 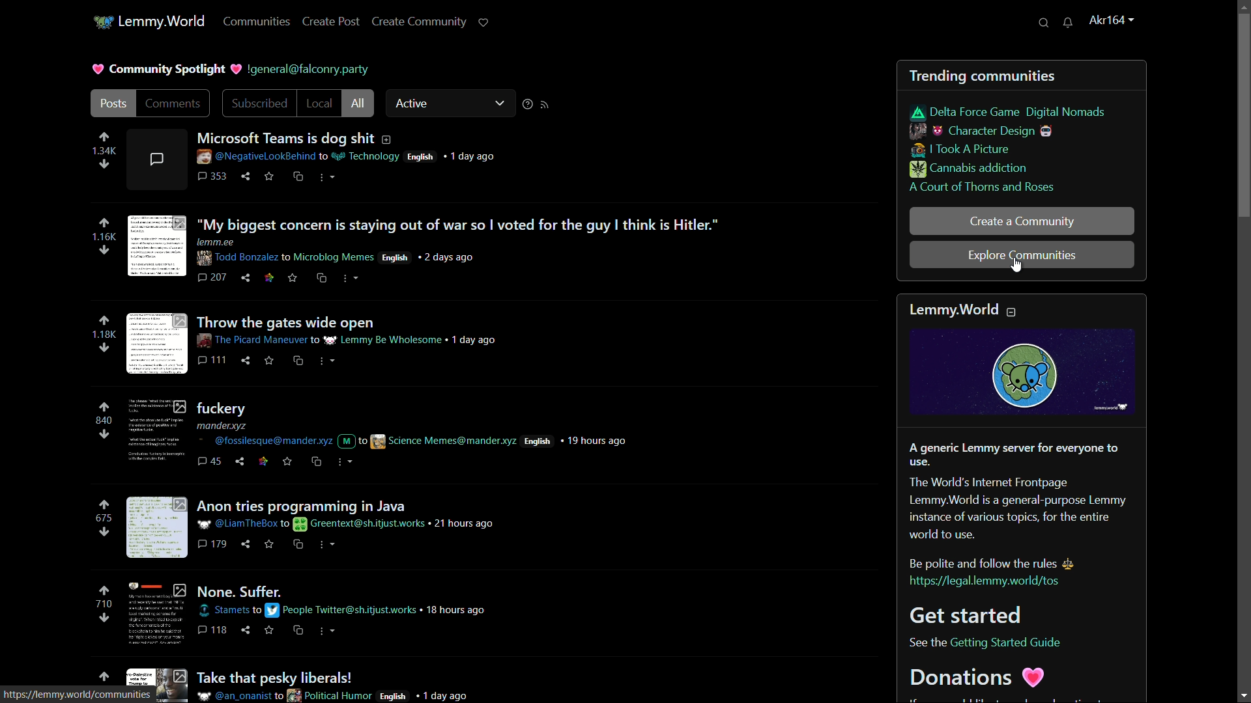 What do you see at coordinates (1007, 113) in the screenshot?
I see `delta force game digital nomads` at bounding box center [1007, 113].